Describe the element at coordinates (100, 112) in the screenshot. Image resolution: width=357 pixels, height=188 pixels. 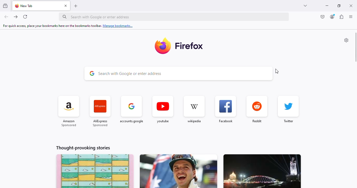
I see `AliExpress` at that location.